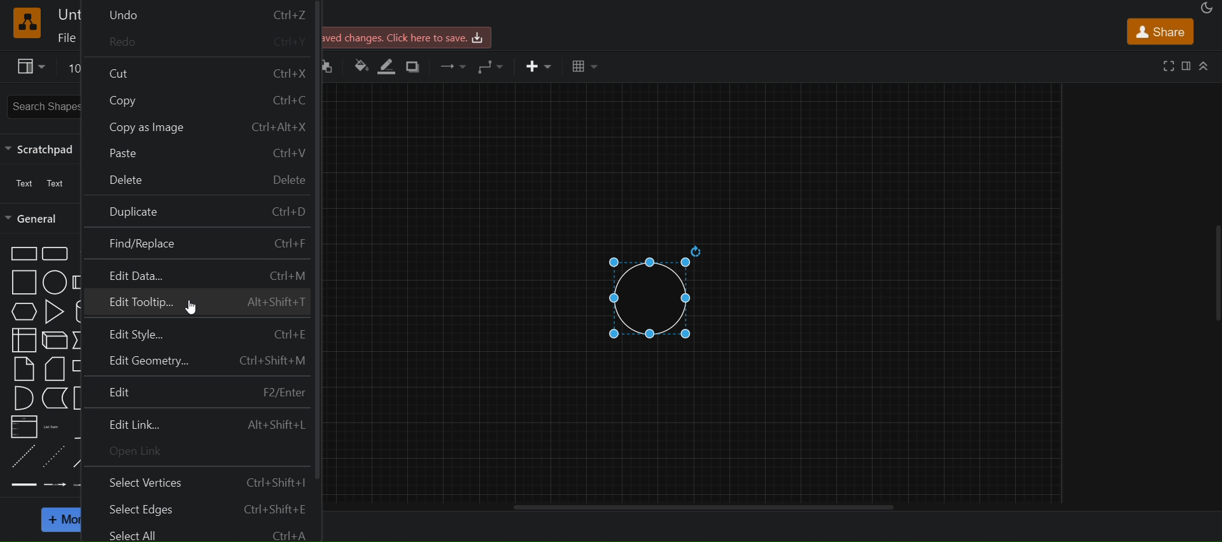 The image size is (1222, 542). What do you see at coordinates (360, 68) in the screenshot?
I see `fill color` at bounding box center [360, 68].